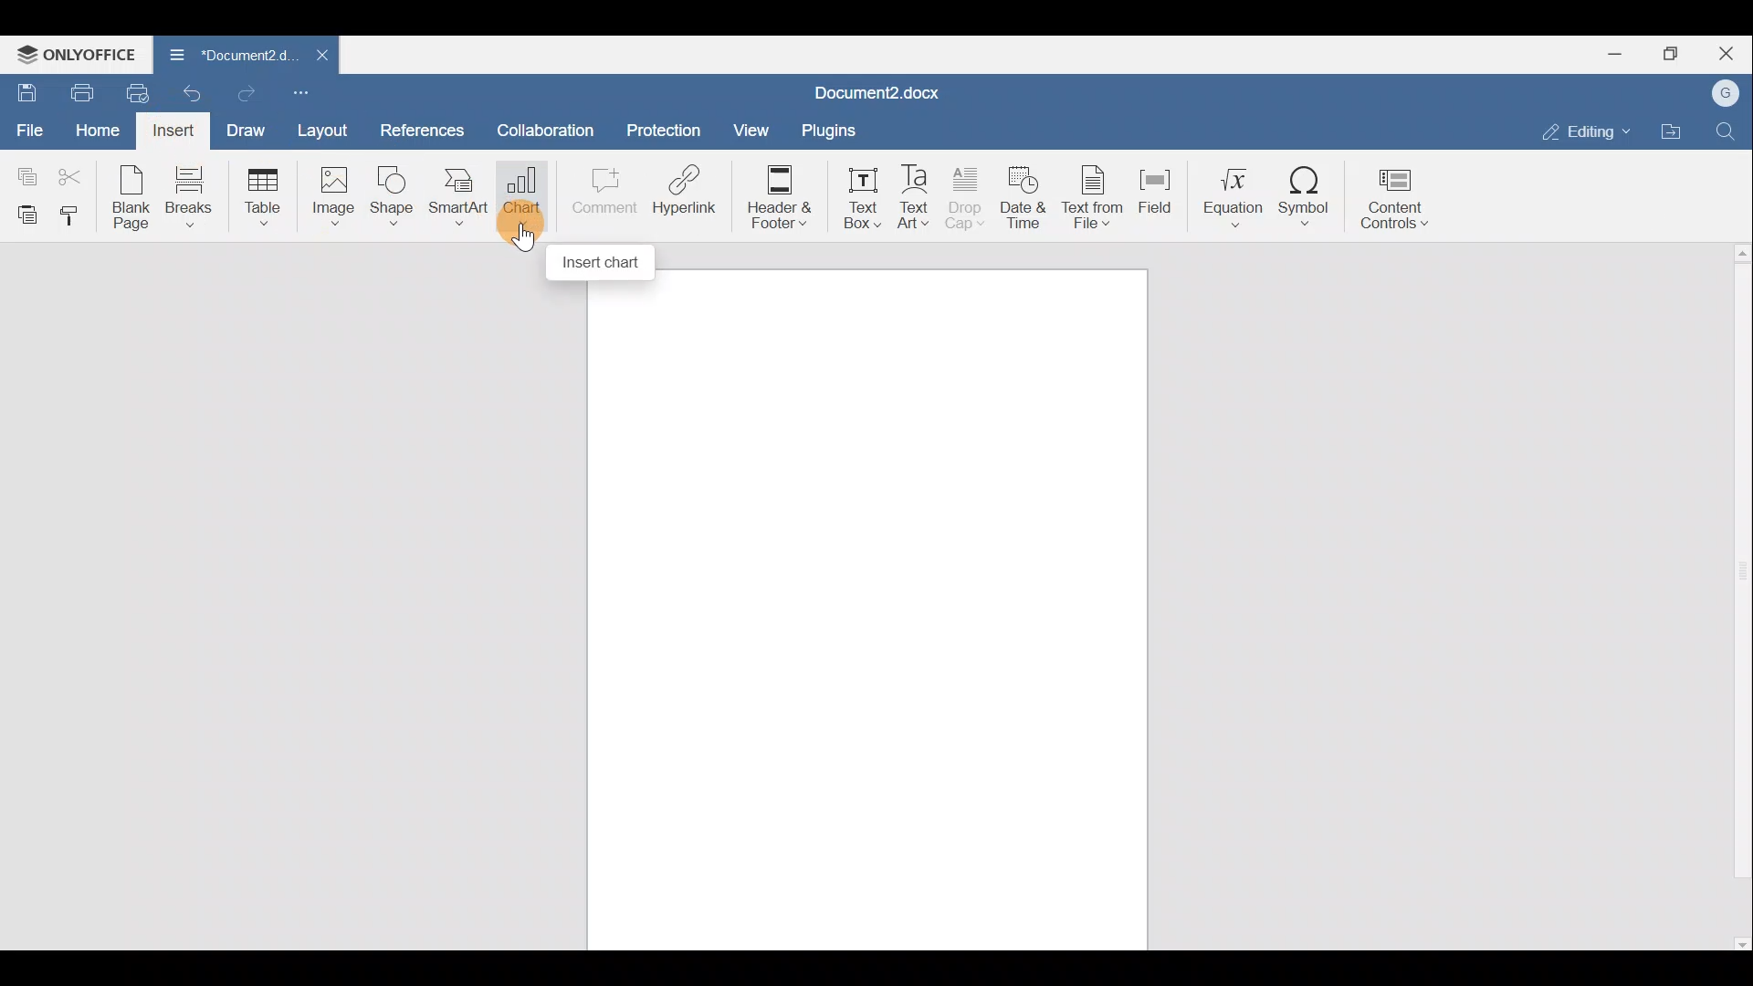  What do you see at coordinates (80, 91) in the screenshot?
I see `Print file` at bounding box center [80, 91].